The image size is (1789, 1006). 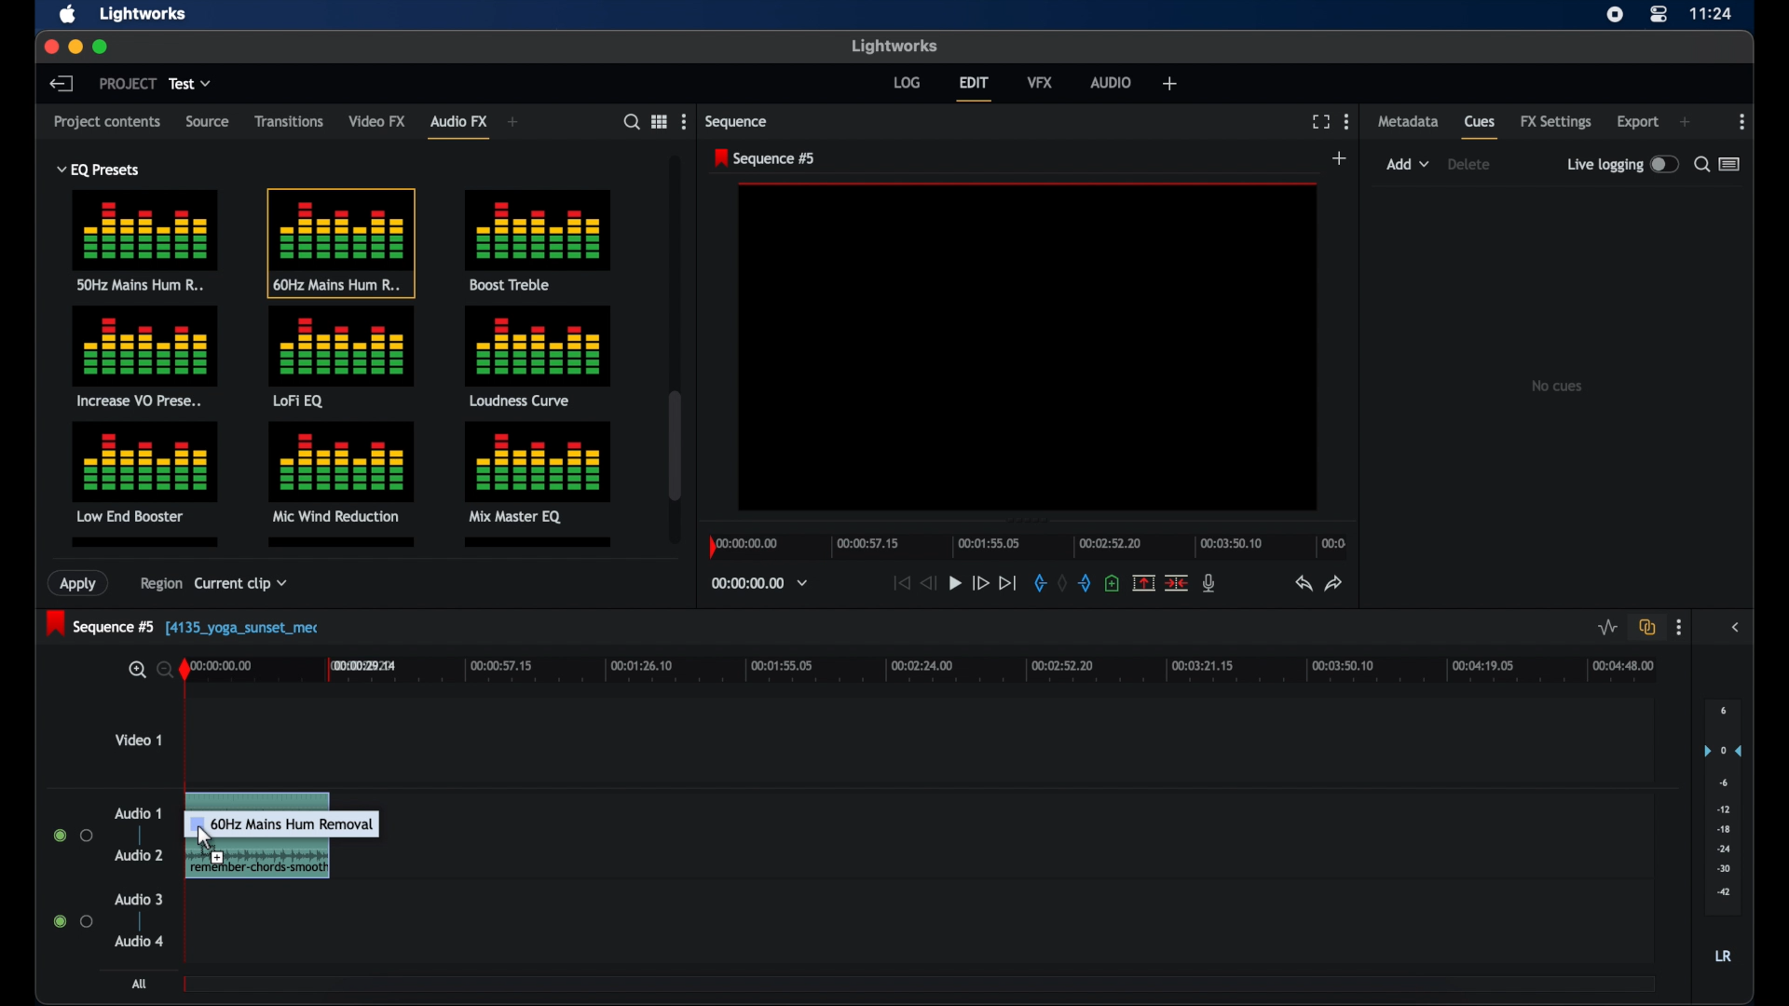 What do you see at coordinates (138, 813) in the screenshot?
I see `audio 1` at bounding box center [138, 813].